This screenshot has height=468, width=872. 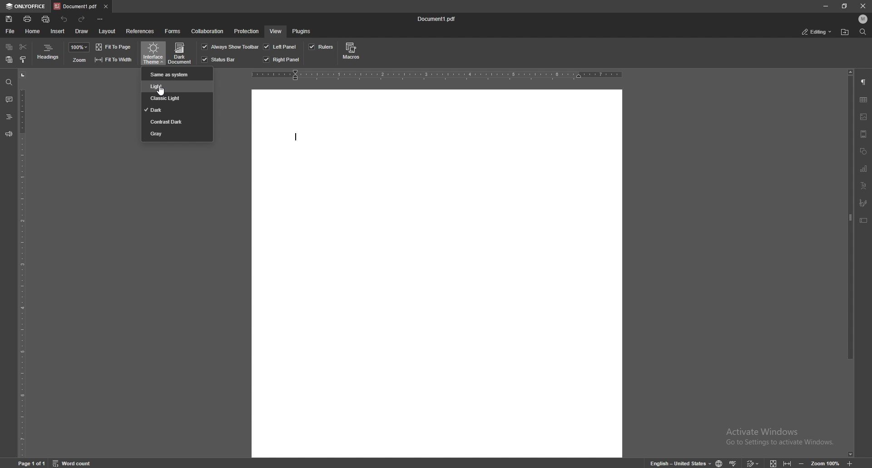 What do you see at coordinates (114, 47) in the screenshot?
I see `fit to page` at bounding box center [114, 47].